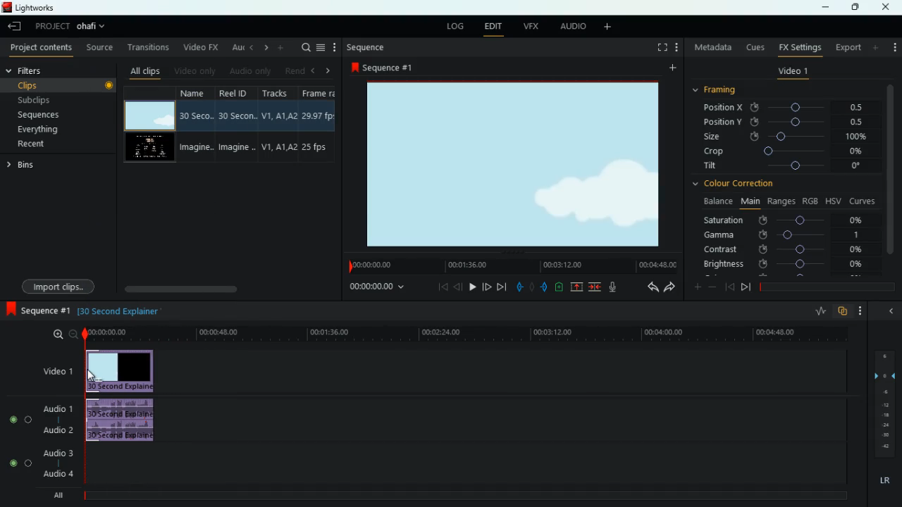 Image resolution: width=902 pixels, height=507 pixels. What do you see at coordinates (452, 28) in the screenshot?
I see `log` at bounding box center [452, 28].